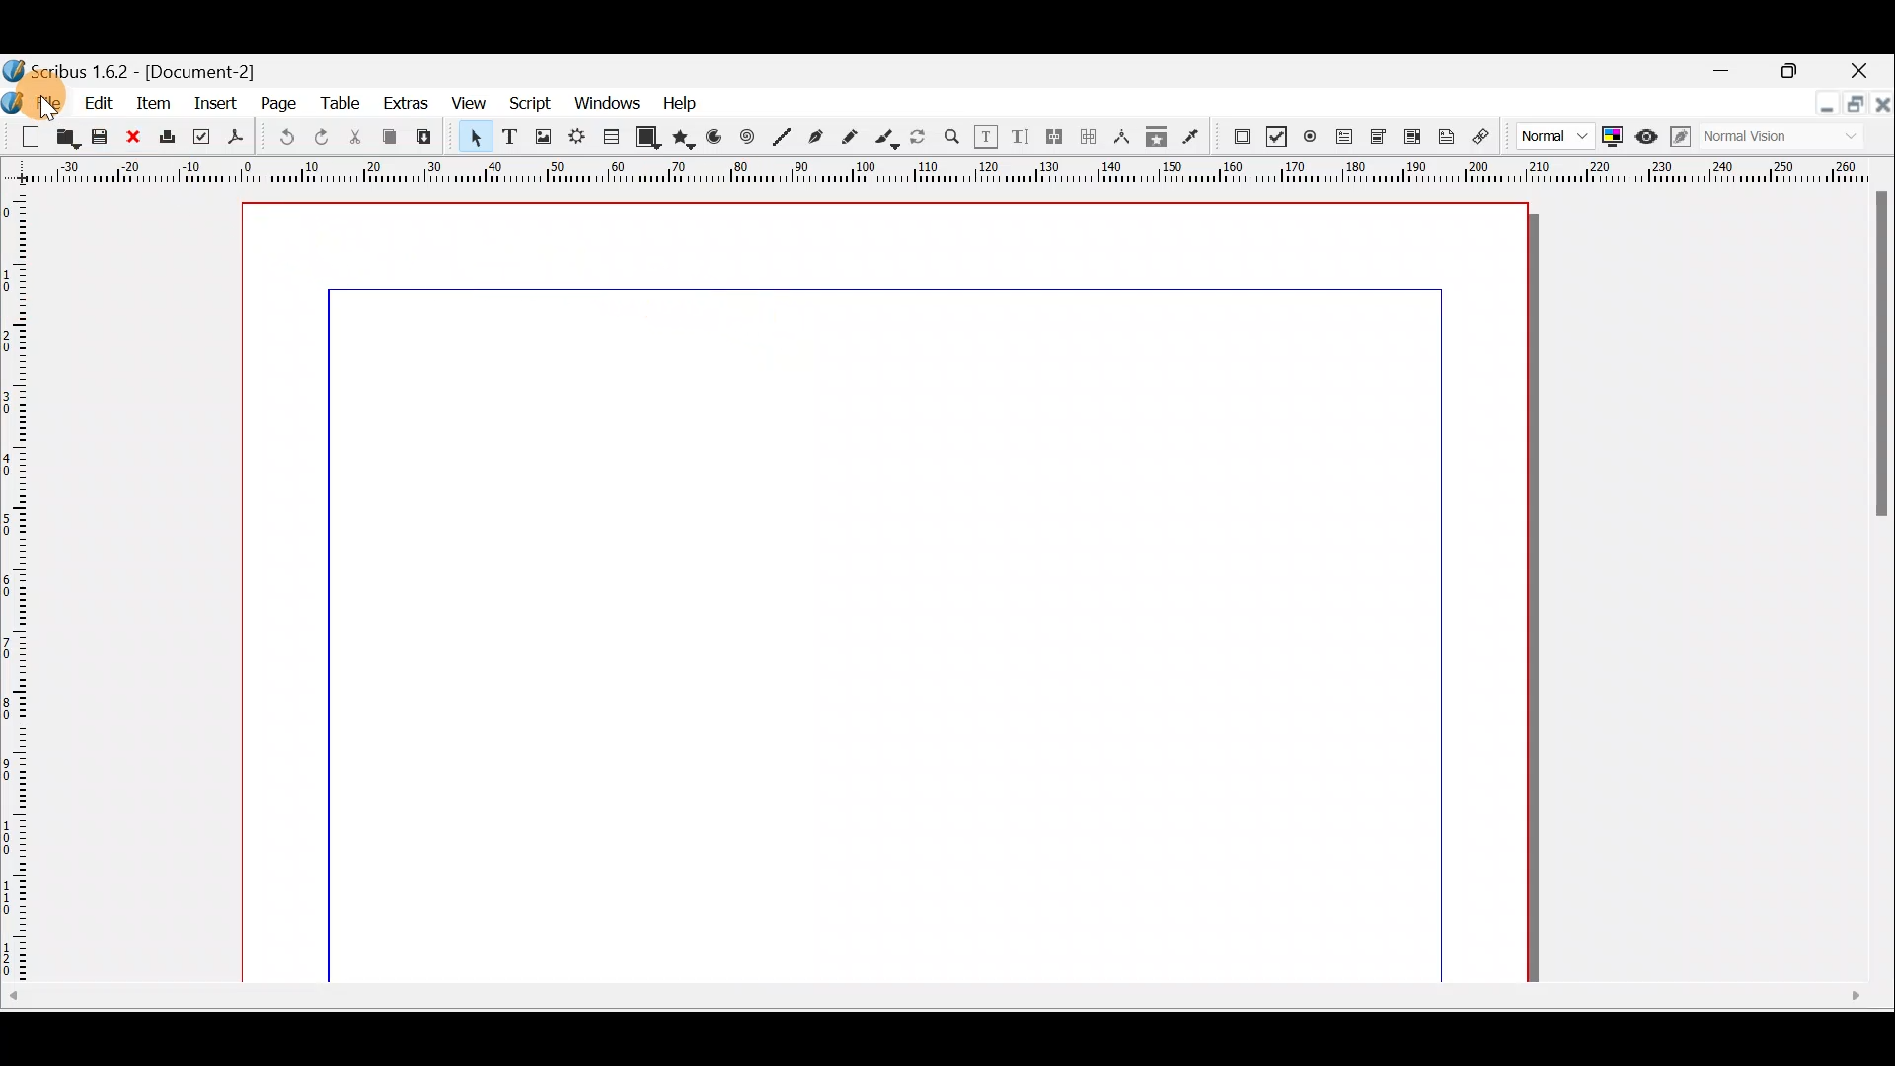  I want to click on New, so click(24, 138).